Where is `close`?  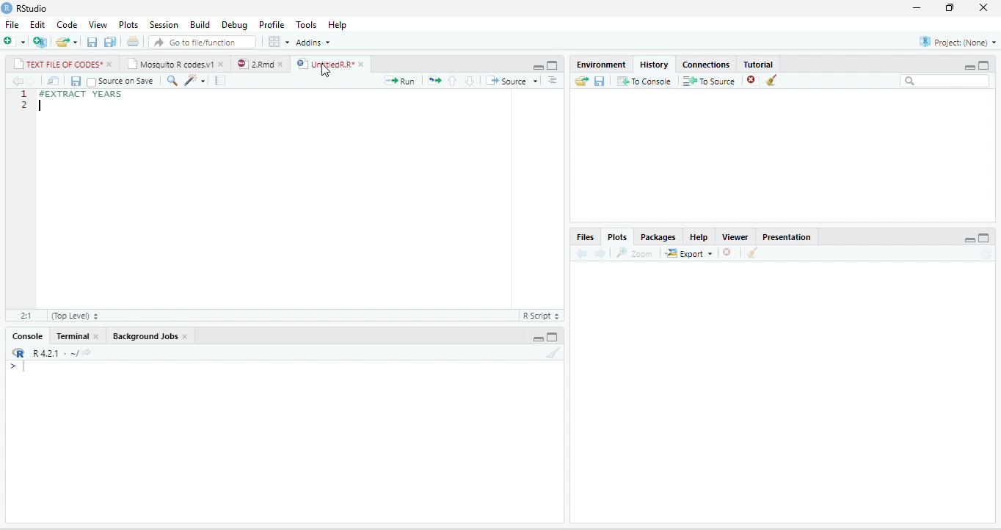
close is located at coordinates (363, 65).